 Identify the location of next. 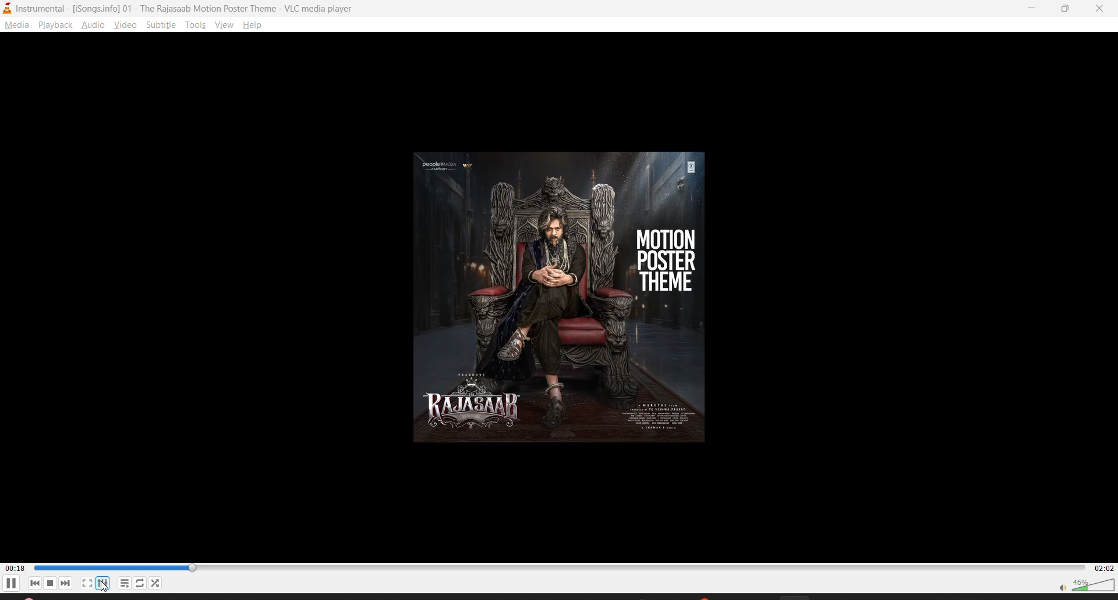
(68, 584).